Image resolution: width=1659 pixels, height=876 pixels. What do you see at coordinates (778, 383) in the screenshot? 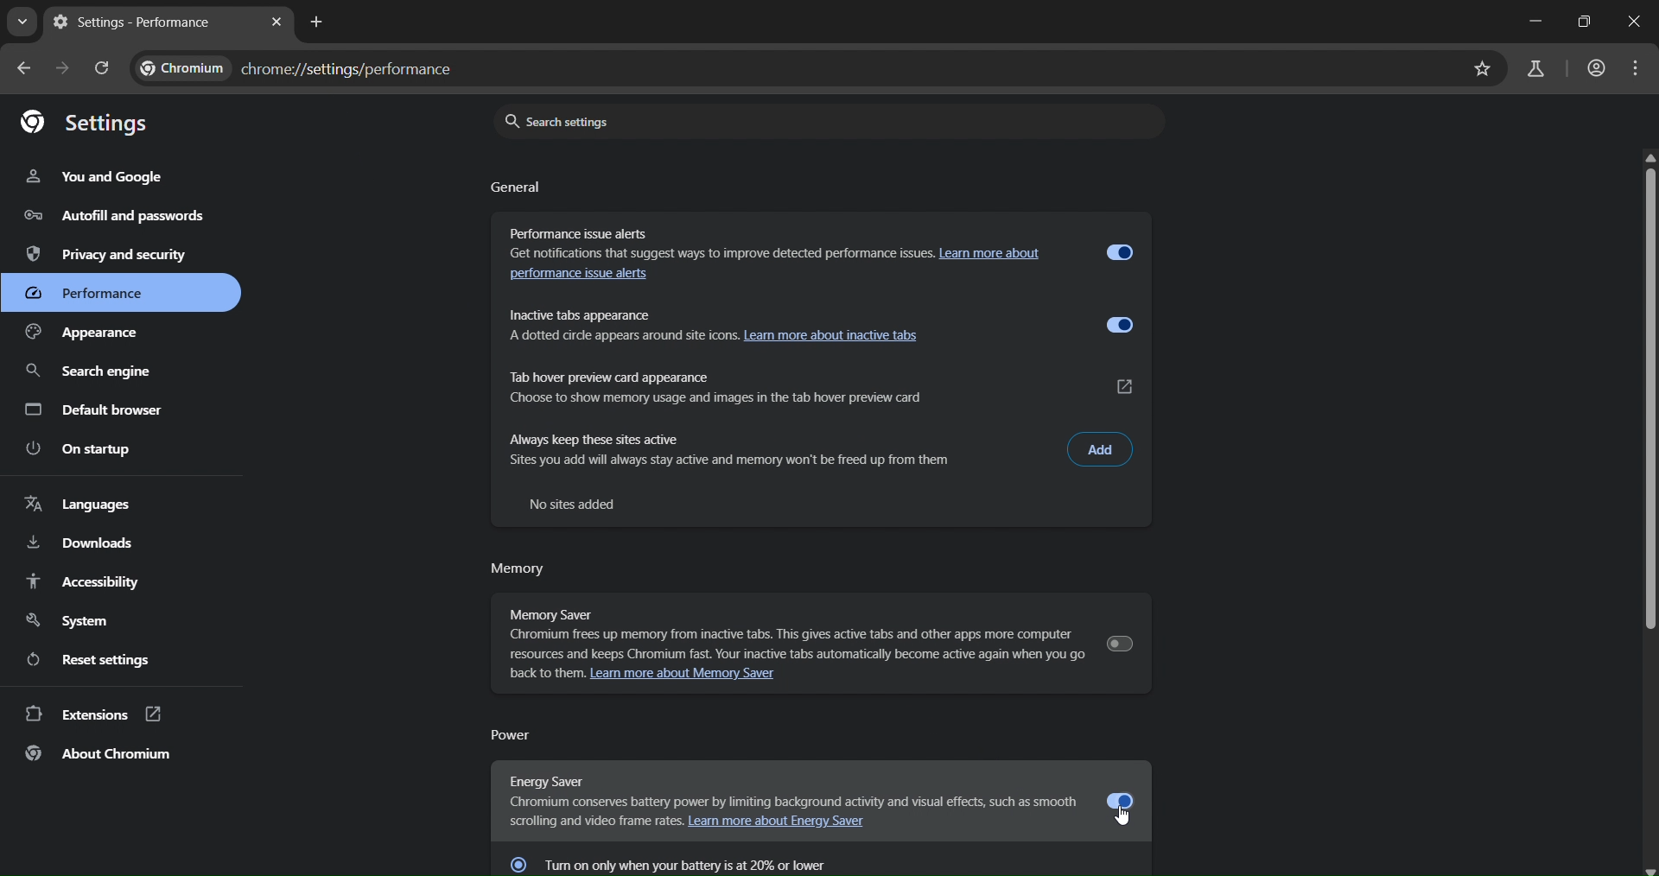
I see `tab hover preview card appearance` at bounding box center [778, 383].